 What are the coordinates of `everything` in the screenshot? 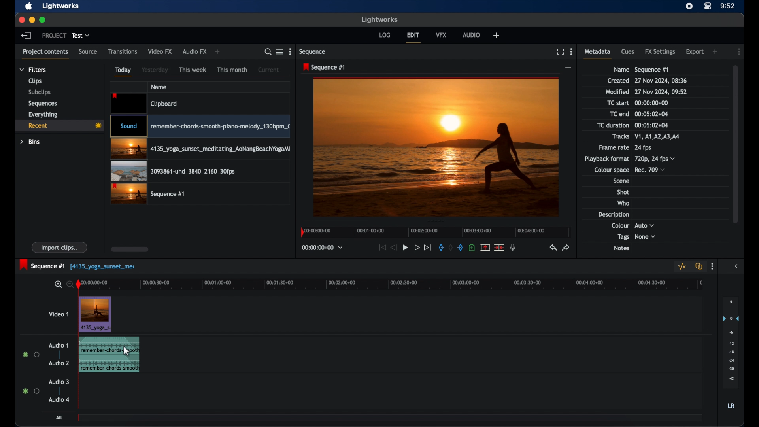 It's located at (43, 115).